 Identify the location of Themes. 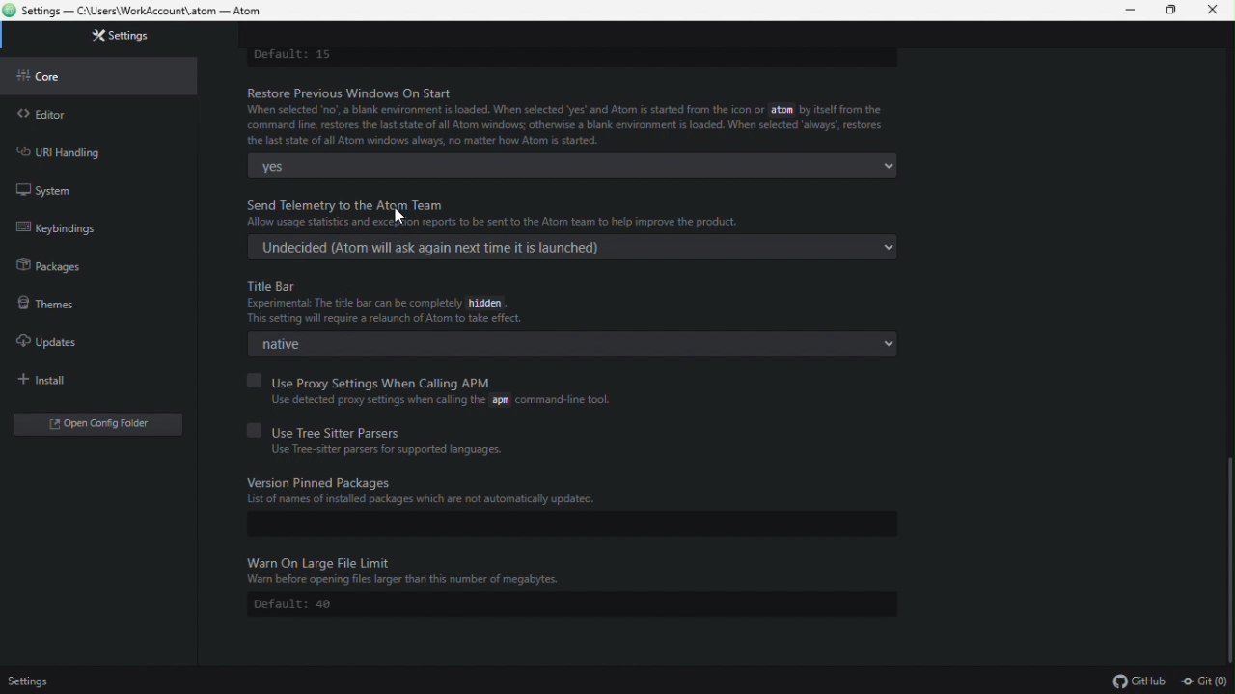
(62, 307).